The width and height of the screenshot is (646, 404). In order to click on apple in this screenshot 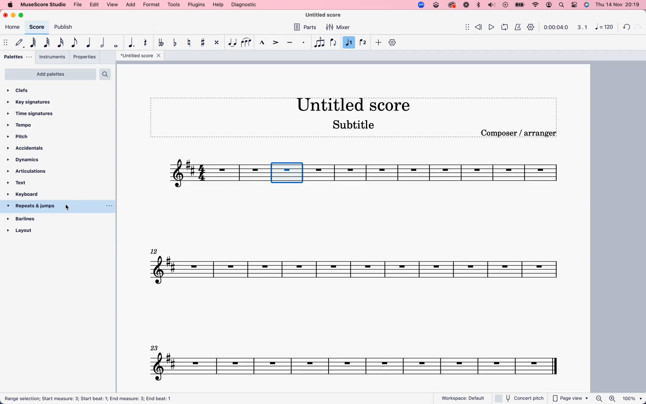, I will do `click(10, 4)`.